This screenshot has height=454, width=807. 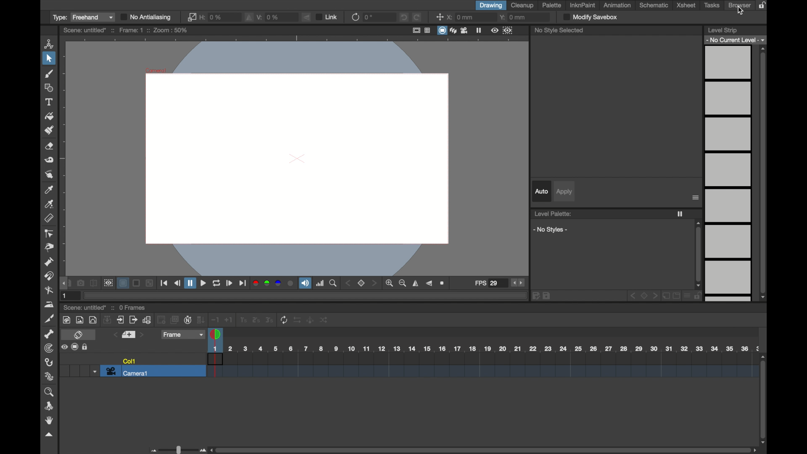 What do you see at coordinates (334, 283) in the screenshot?
I see `zoom` at bounding box center [334, 283].